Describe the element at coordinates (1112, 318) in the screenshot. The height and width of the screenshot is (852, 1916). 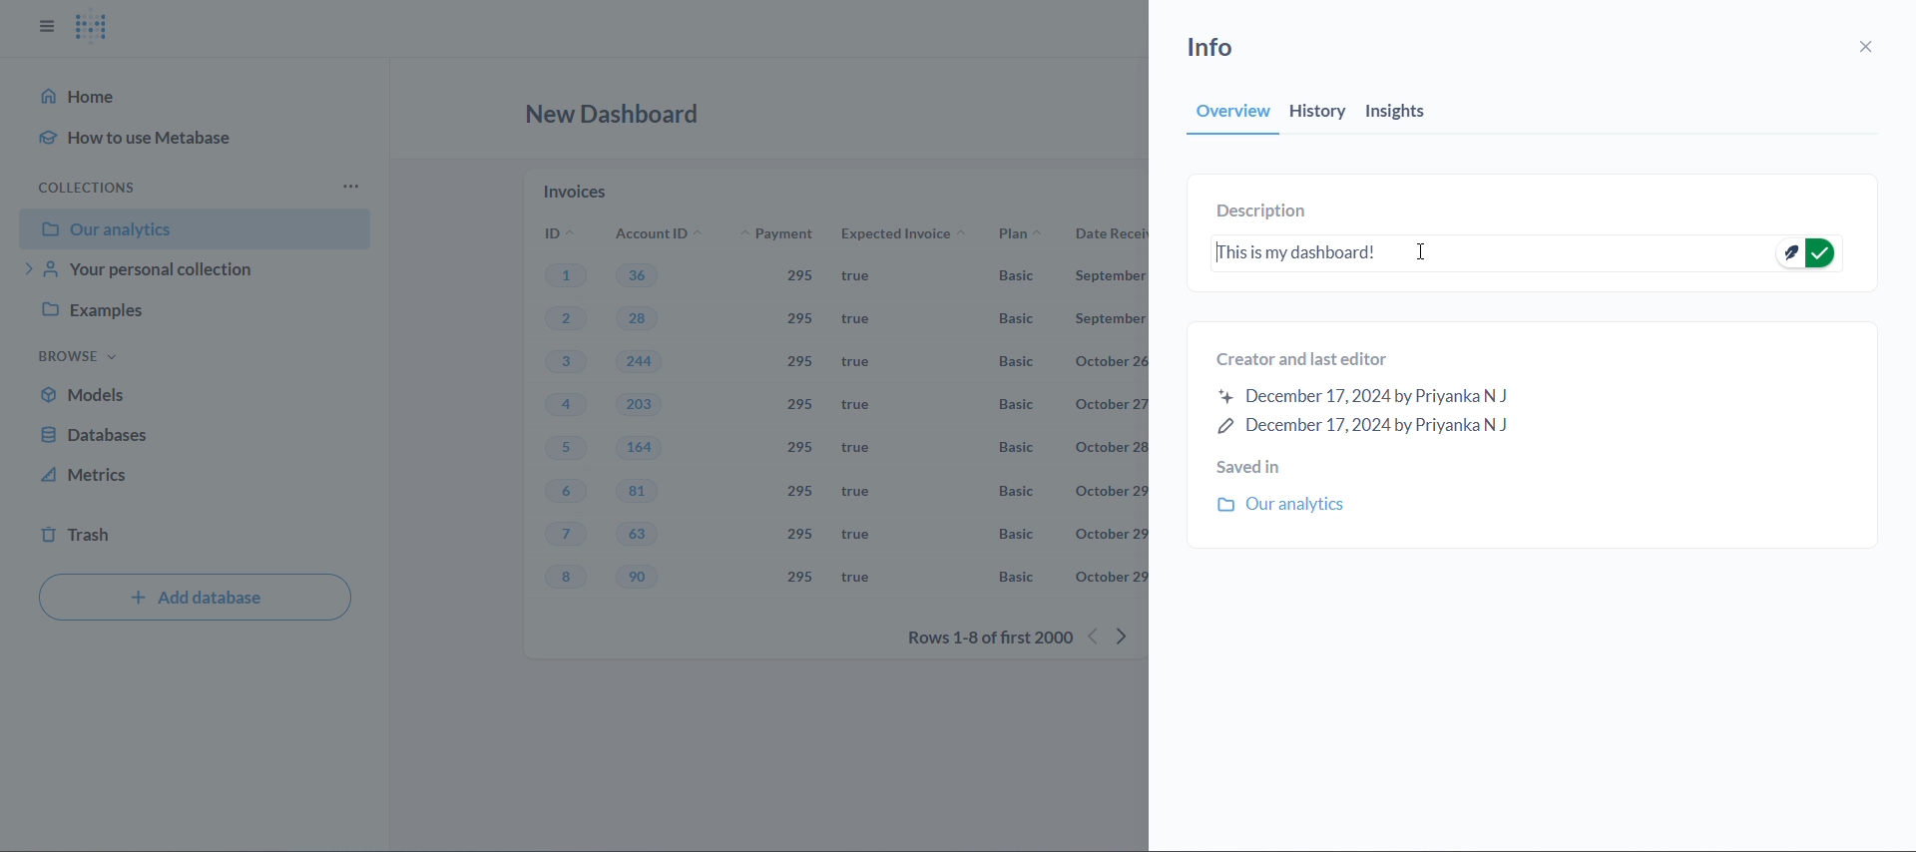
I see `September` at that location.